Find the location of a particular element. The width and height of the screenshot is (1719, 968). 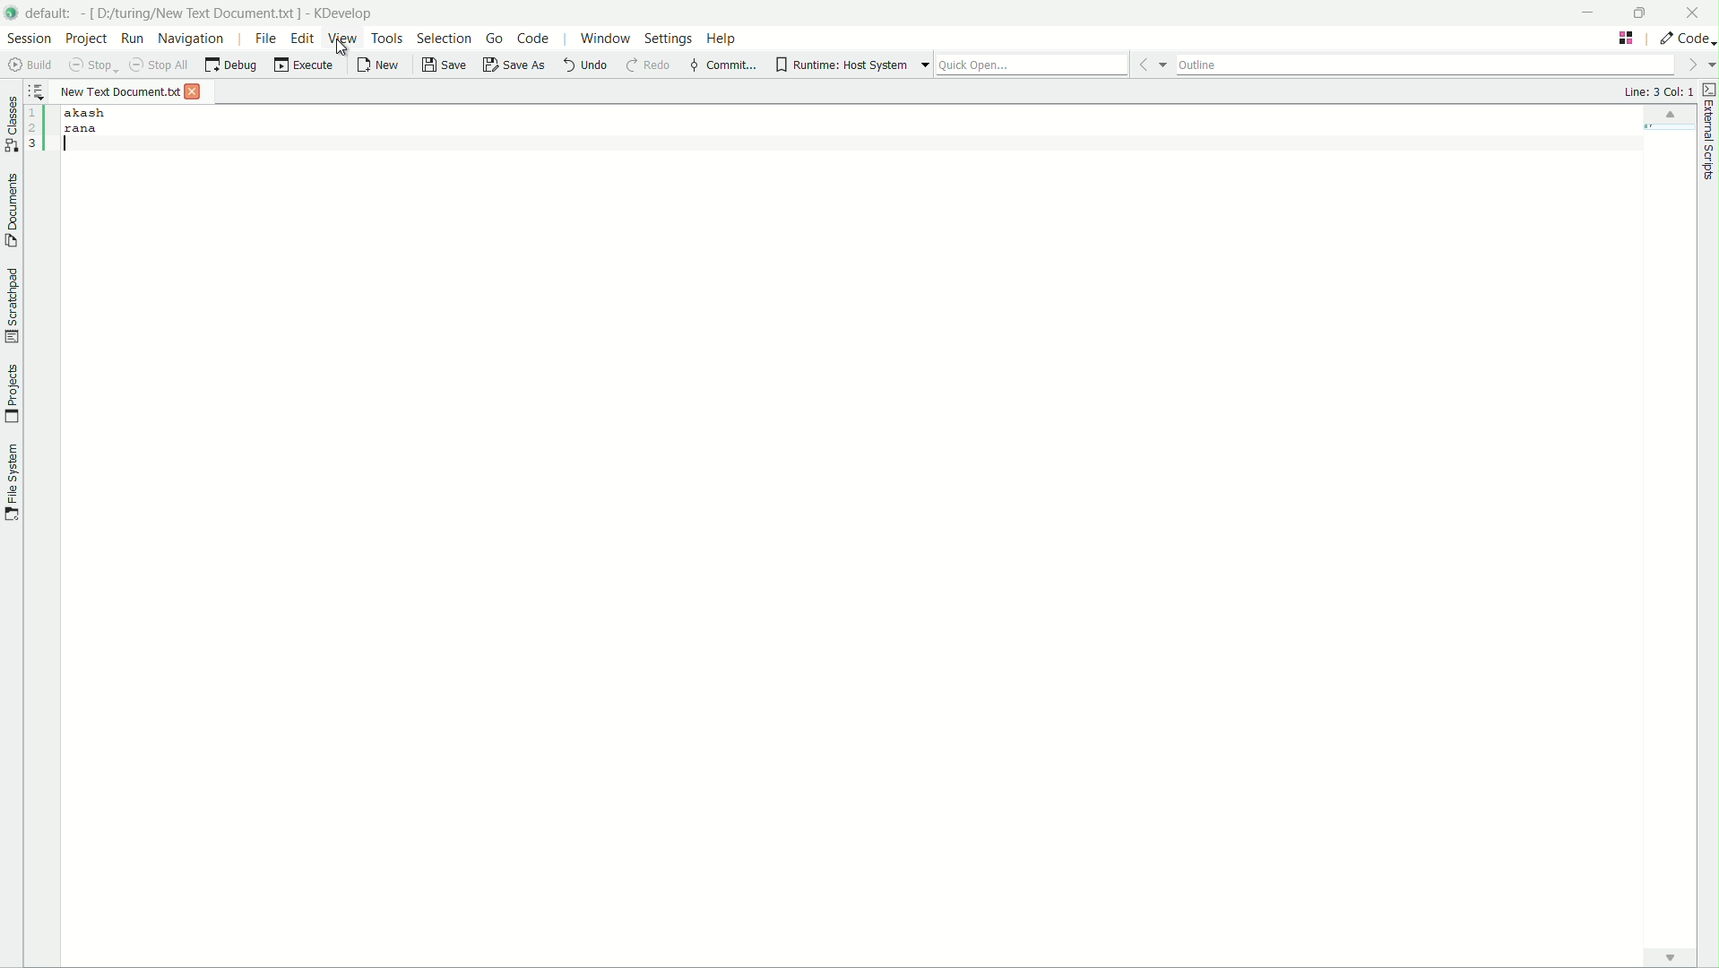

build is located at coordinates (31, 65).